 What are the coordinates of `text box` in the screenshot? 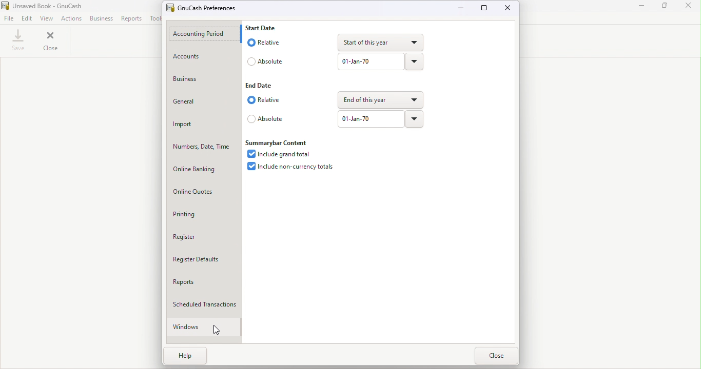 It's located at (369, 63).